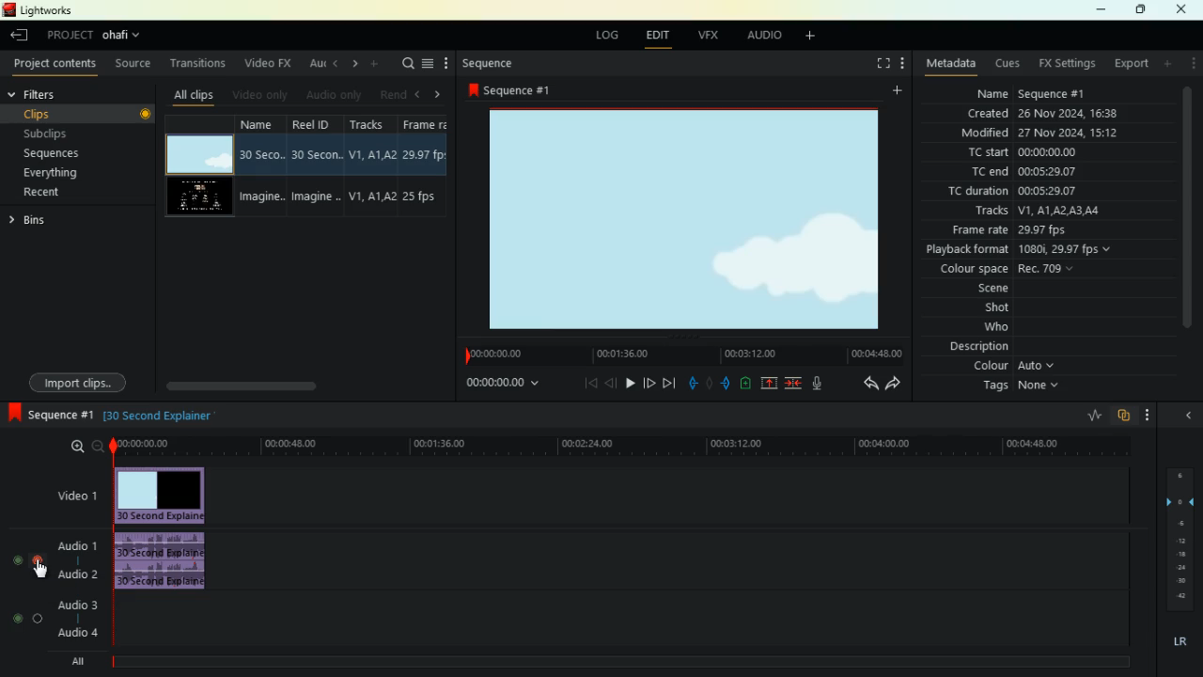 The height and width of the screenshot is (677, 1203). Describe the element at coordinates (603, 37) in the screenshot. I see `log` at that location.